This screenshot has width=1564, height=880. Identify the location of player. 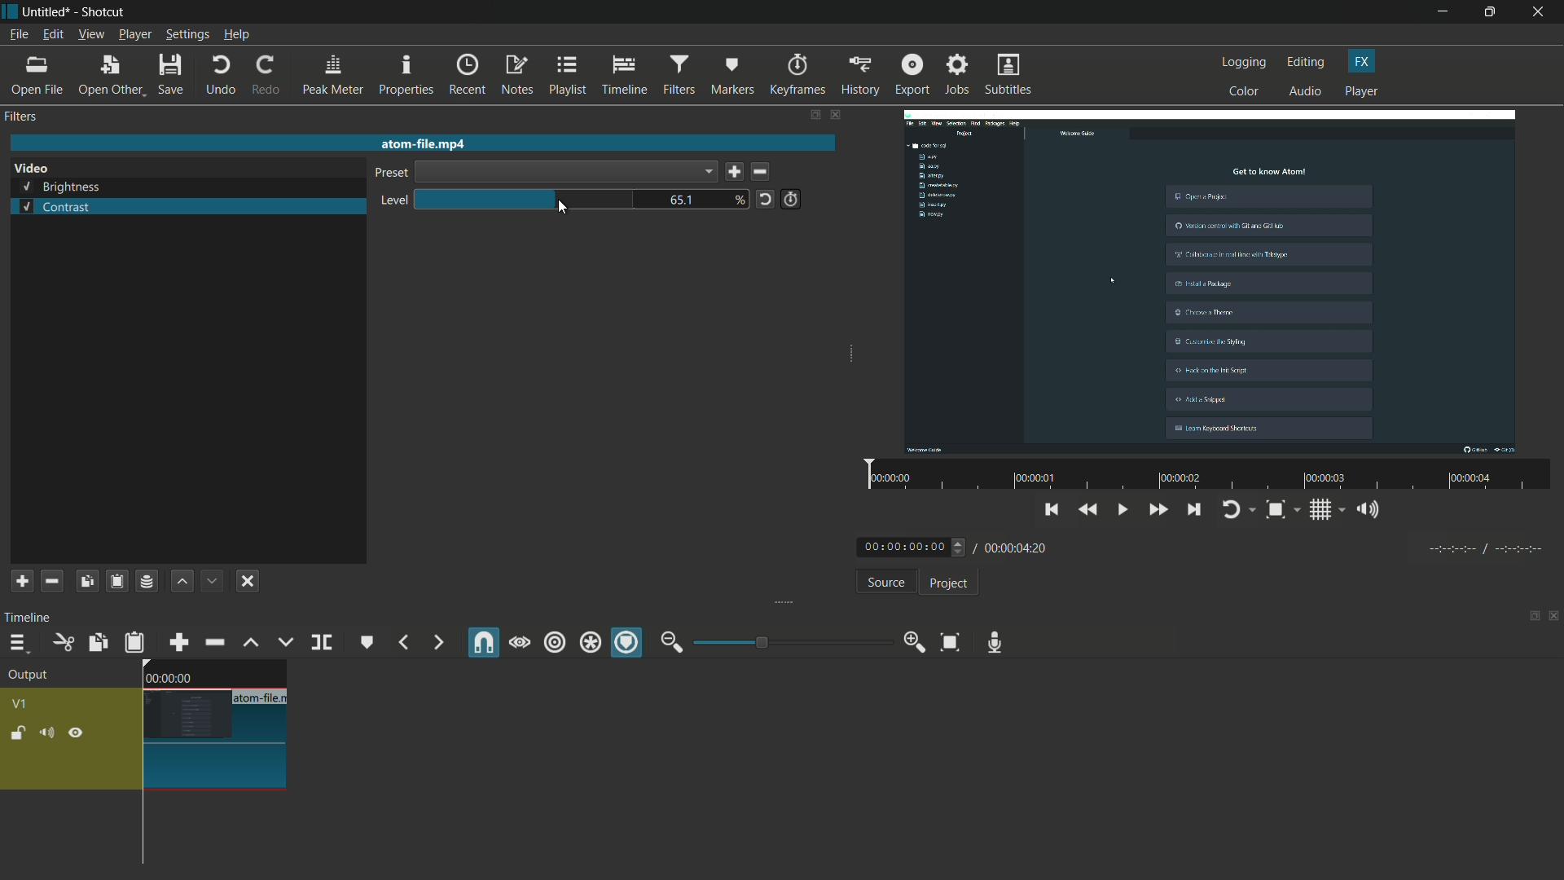
(1361, 92).